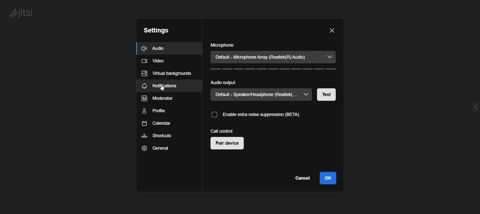  Describe the element at coordinates (166, 72) in the screenshot. I see `Virtual background` at that location.